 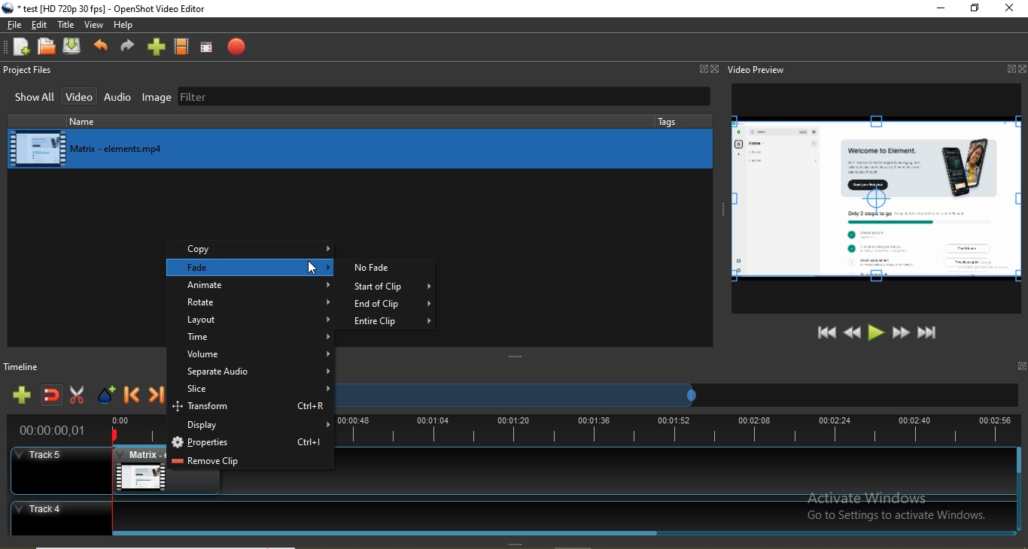 I want to click on Enable razor, so click(x=80, y=397).